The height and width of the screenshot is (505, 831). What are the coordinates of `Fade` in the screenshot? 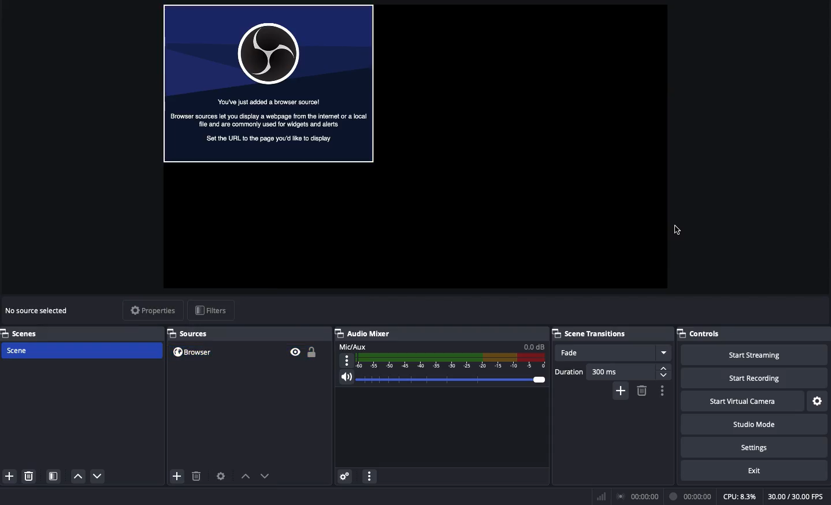 It's located at (614, 352).